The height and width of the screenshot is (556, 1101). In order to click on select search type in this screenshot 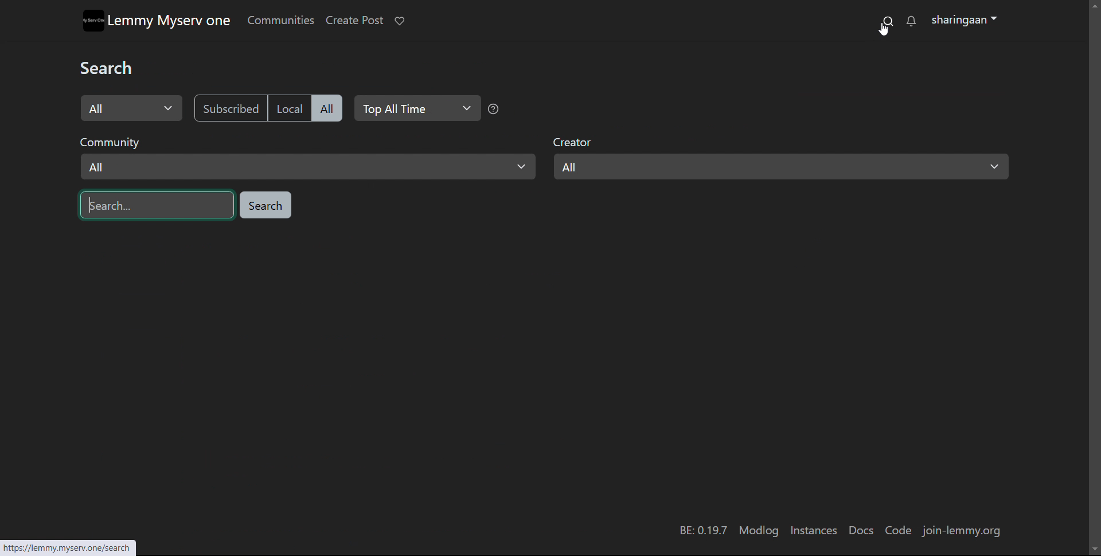, I will do `click(132, 108)`.